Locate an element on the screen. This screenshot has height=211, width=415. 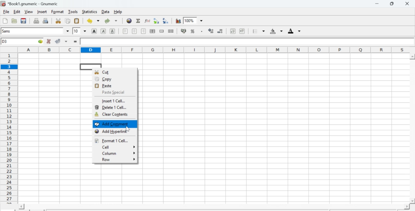
Decrease number of decimals is located at coordinates (220, 31).